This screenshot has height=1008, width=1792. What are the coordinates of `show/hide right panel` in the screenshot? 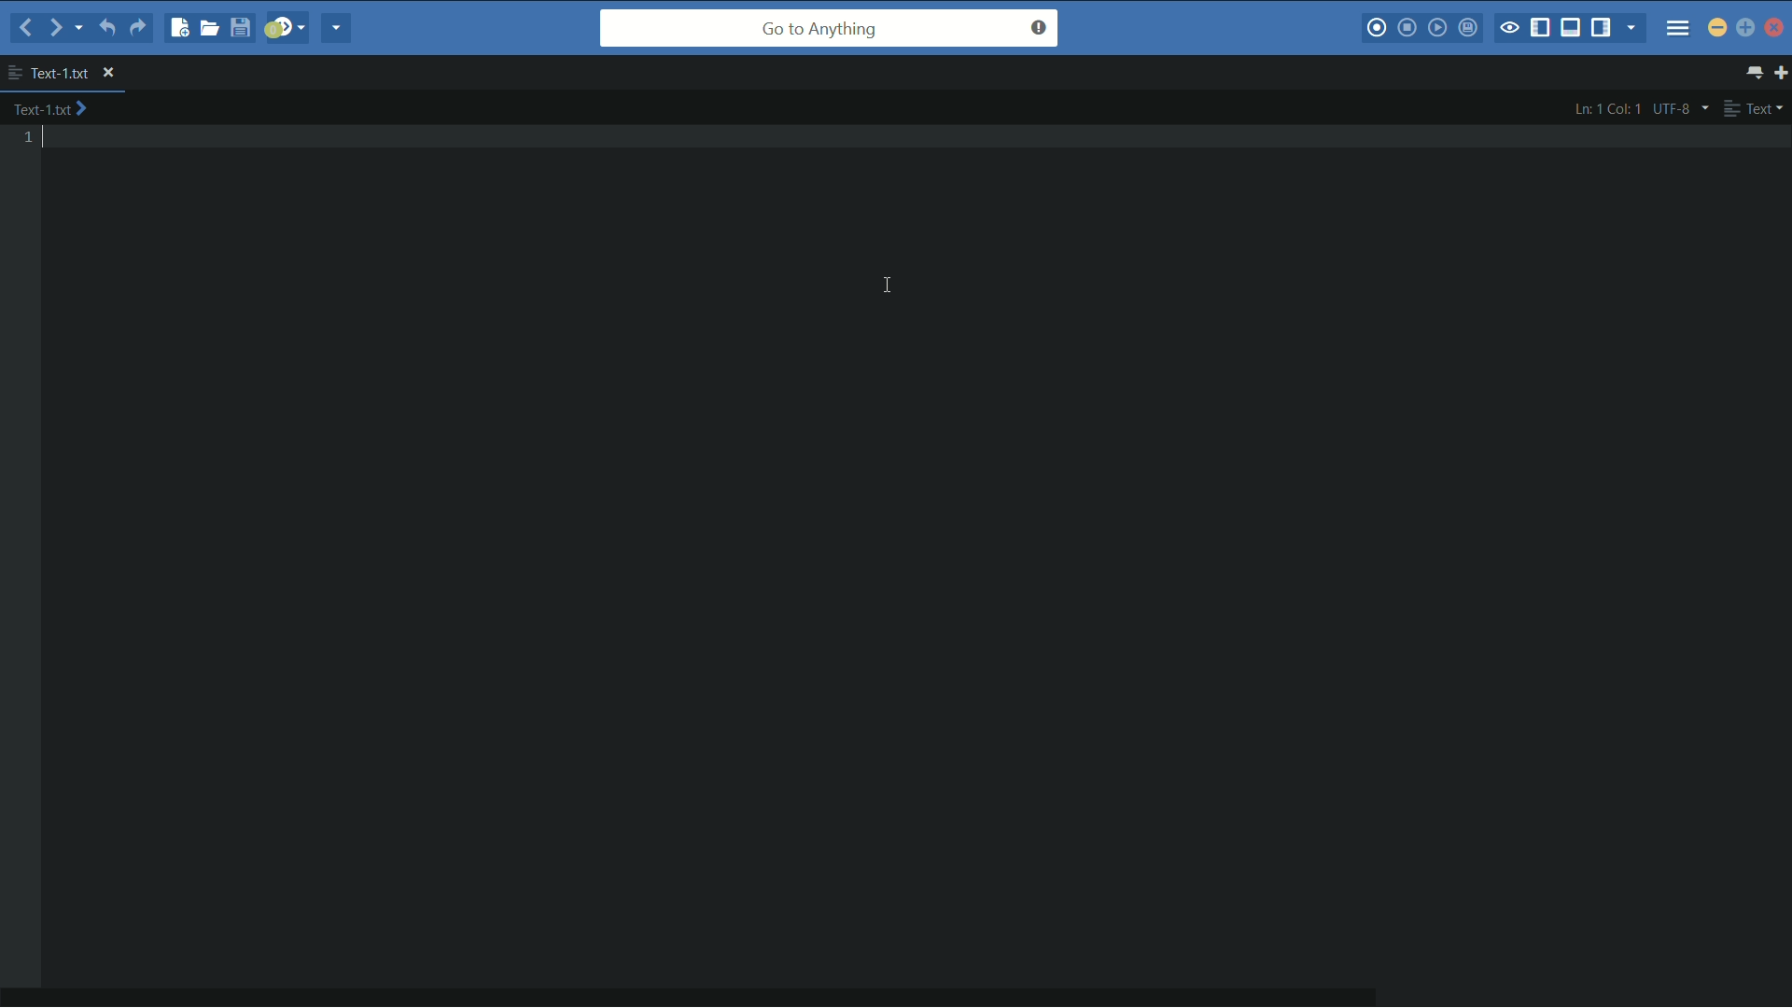 It's located at (1601, 28).